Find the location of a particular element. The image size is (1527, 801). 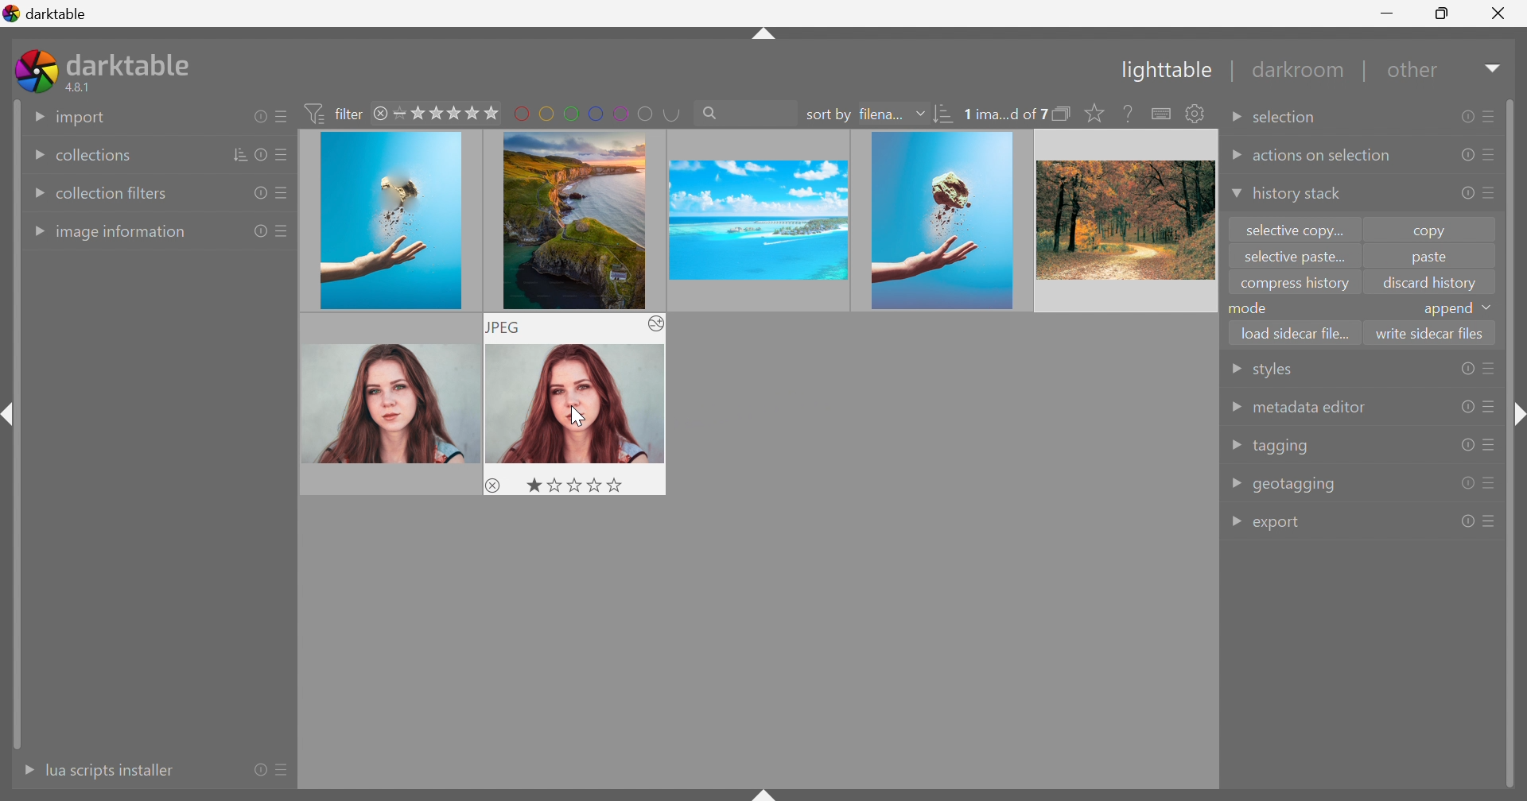

reset is located at coordinates (259, 232).